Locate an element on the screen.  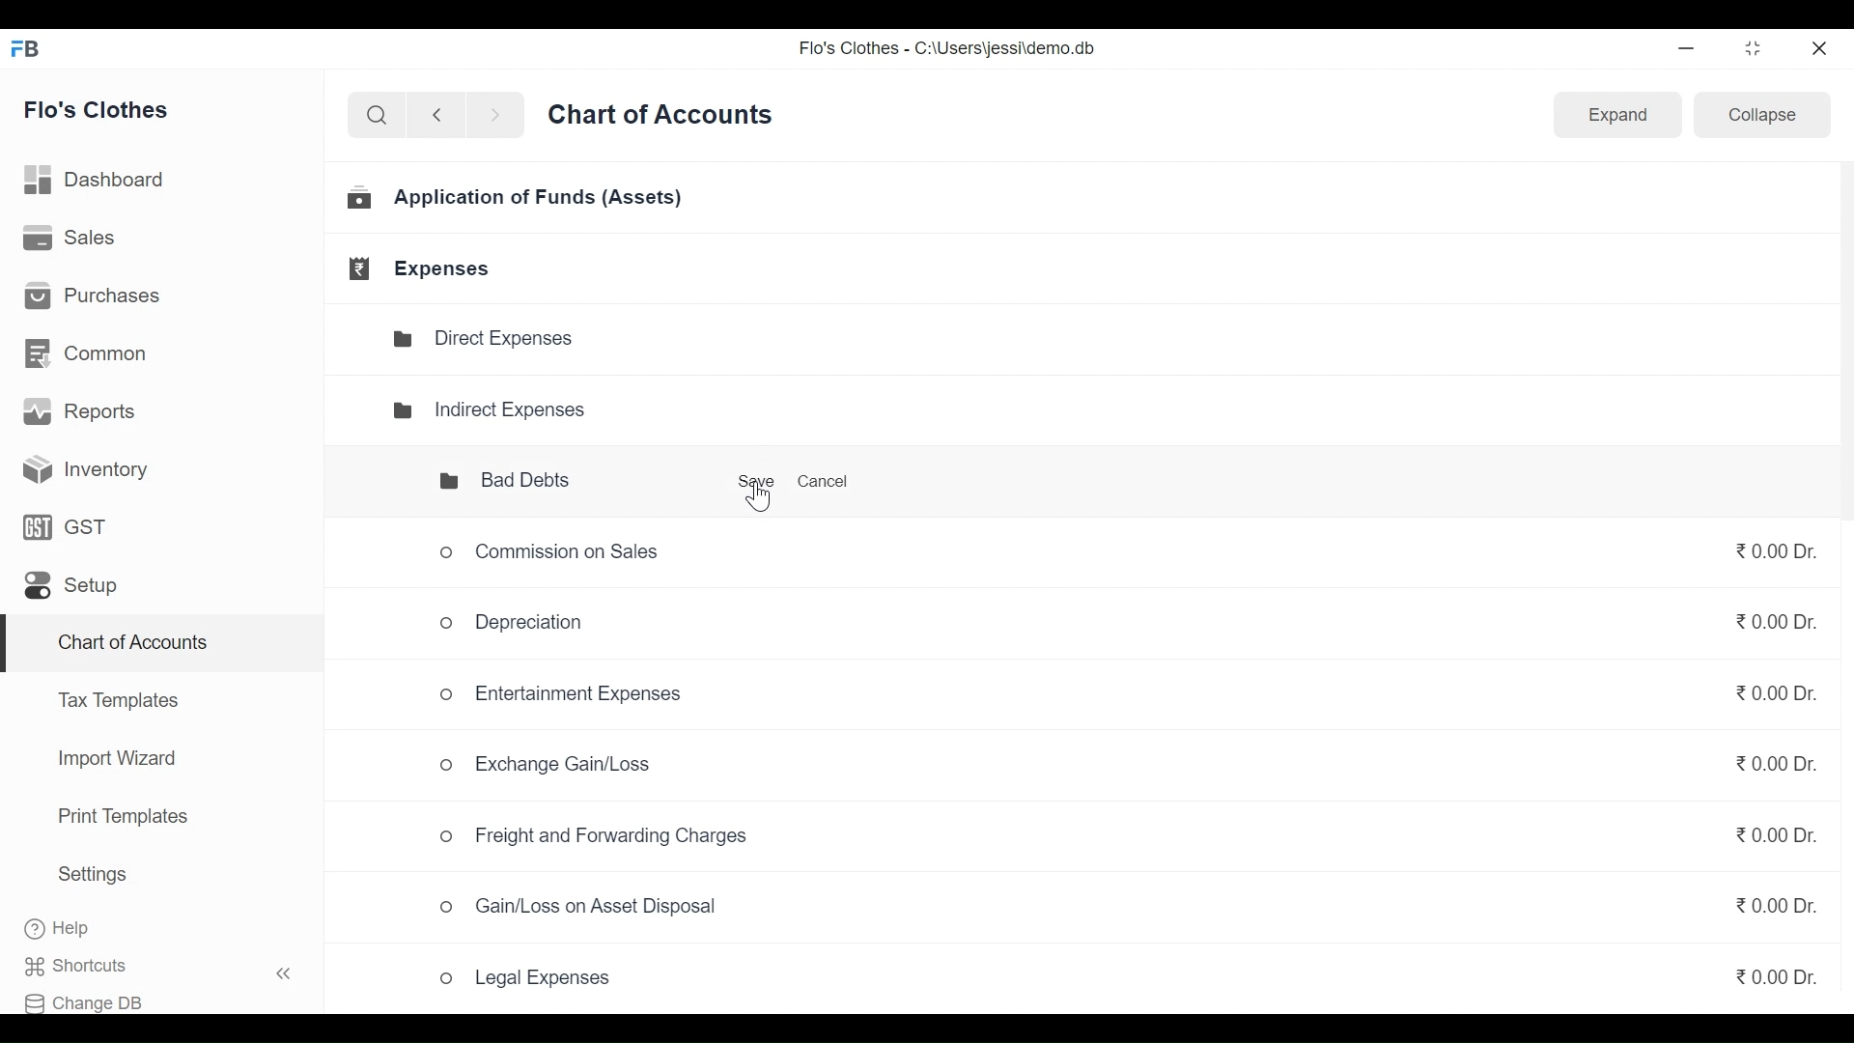
Chart of Accounts is located at coordinates (664, 121).